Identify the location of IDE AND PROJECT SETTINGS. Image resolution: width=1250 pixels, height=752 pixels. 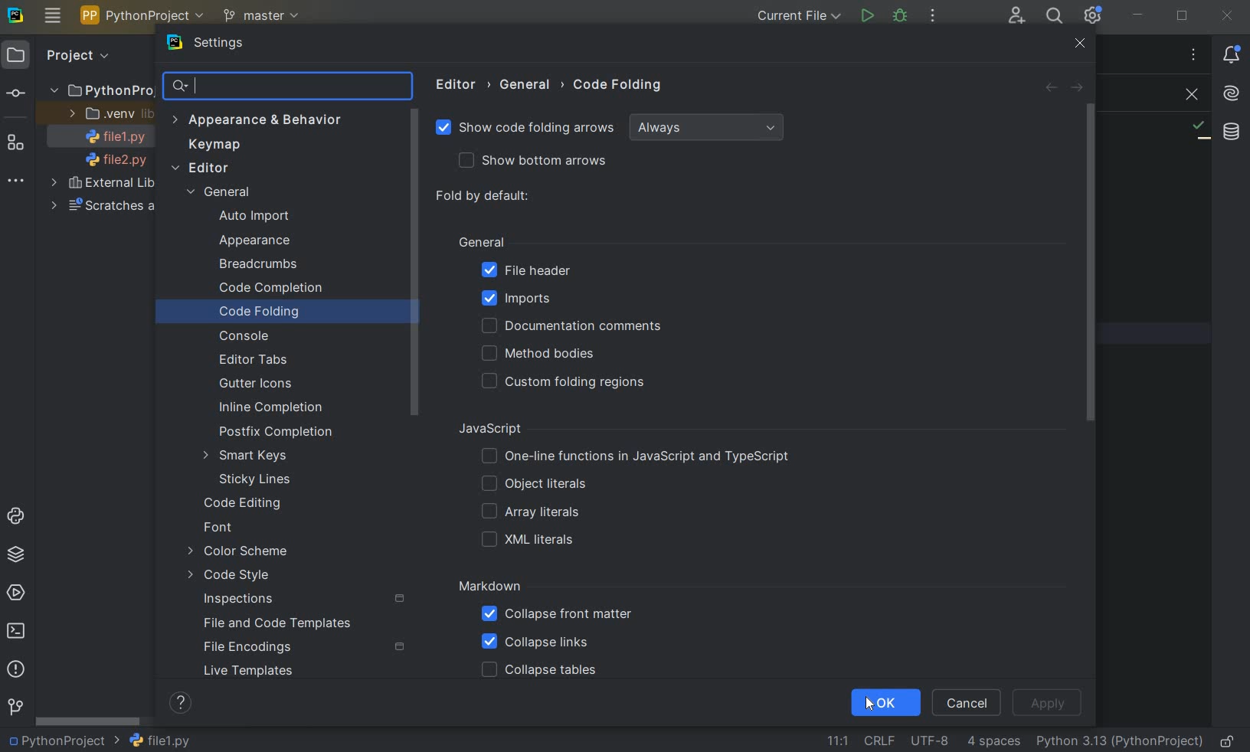
(1095, 17).